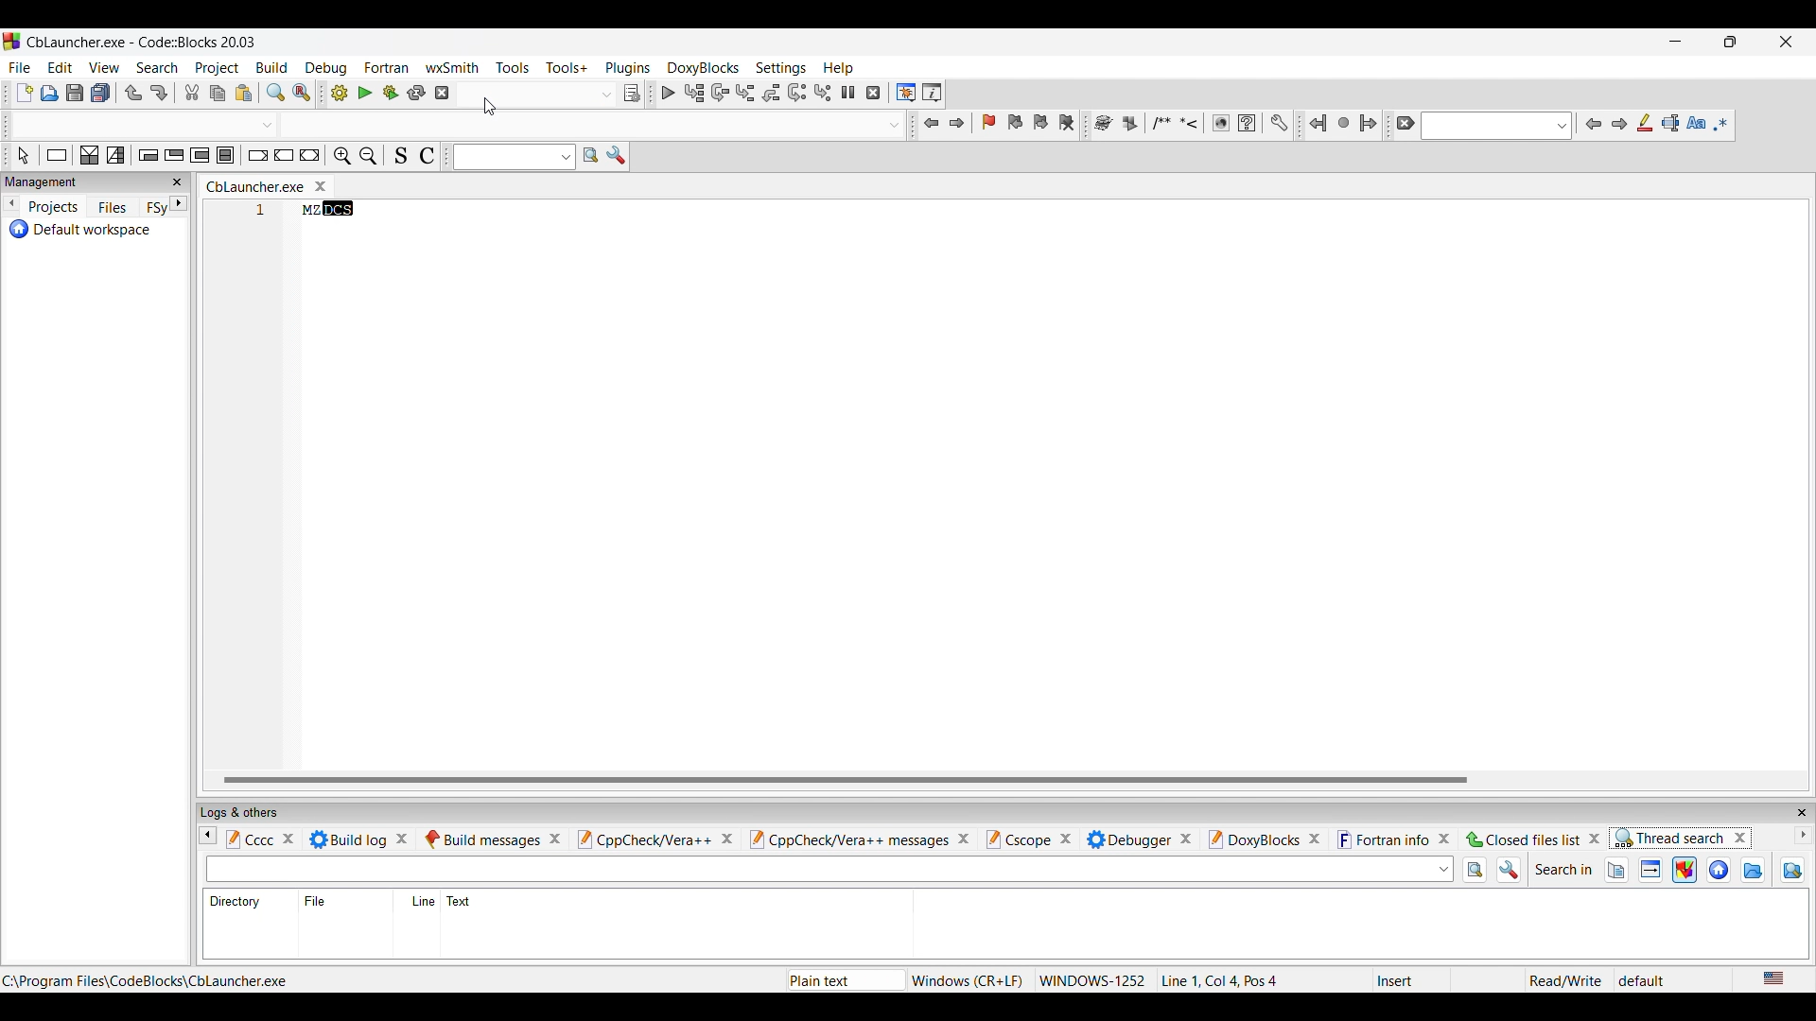 This screenshot has height=1021, width=1816. I want to click on Help menu, so click(839, 68).